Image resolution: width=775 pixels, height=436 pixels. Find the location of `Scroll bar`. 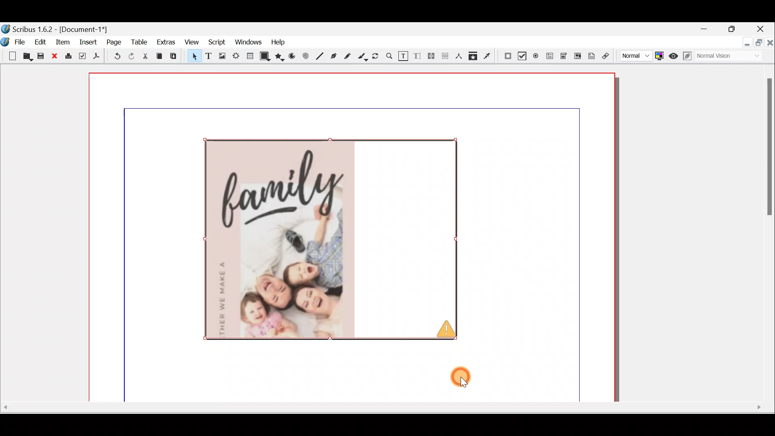

Scroll bar is located at coordinates (385, 410).